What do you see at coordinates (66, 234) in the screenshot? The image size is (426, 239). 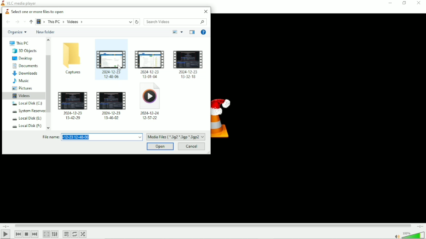 I see `Toggle playlist` at bounding box center [66, 234].